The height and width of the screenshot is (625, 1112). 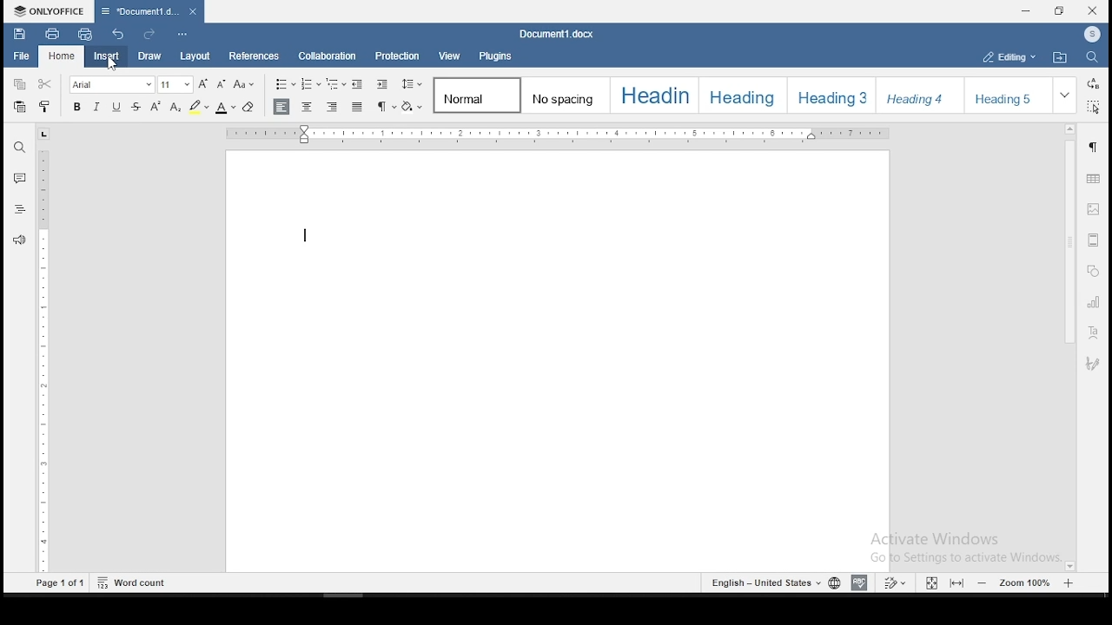 What do you see at coordinates (246, 86) in the screenshot?
I see `change case` at bounding box center [246, 86].